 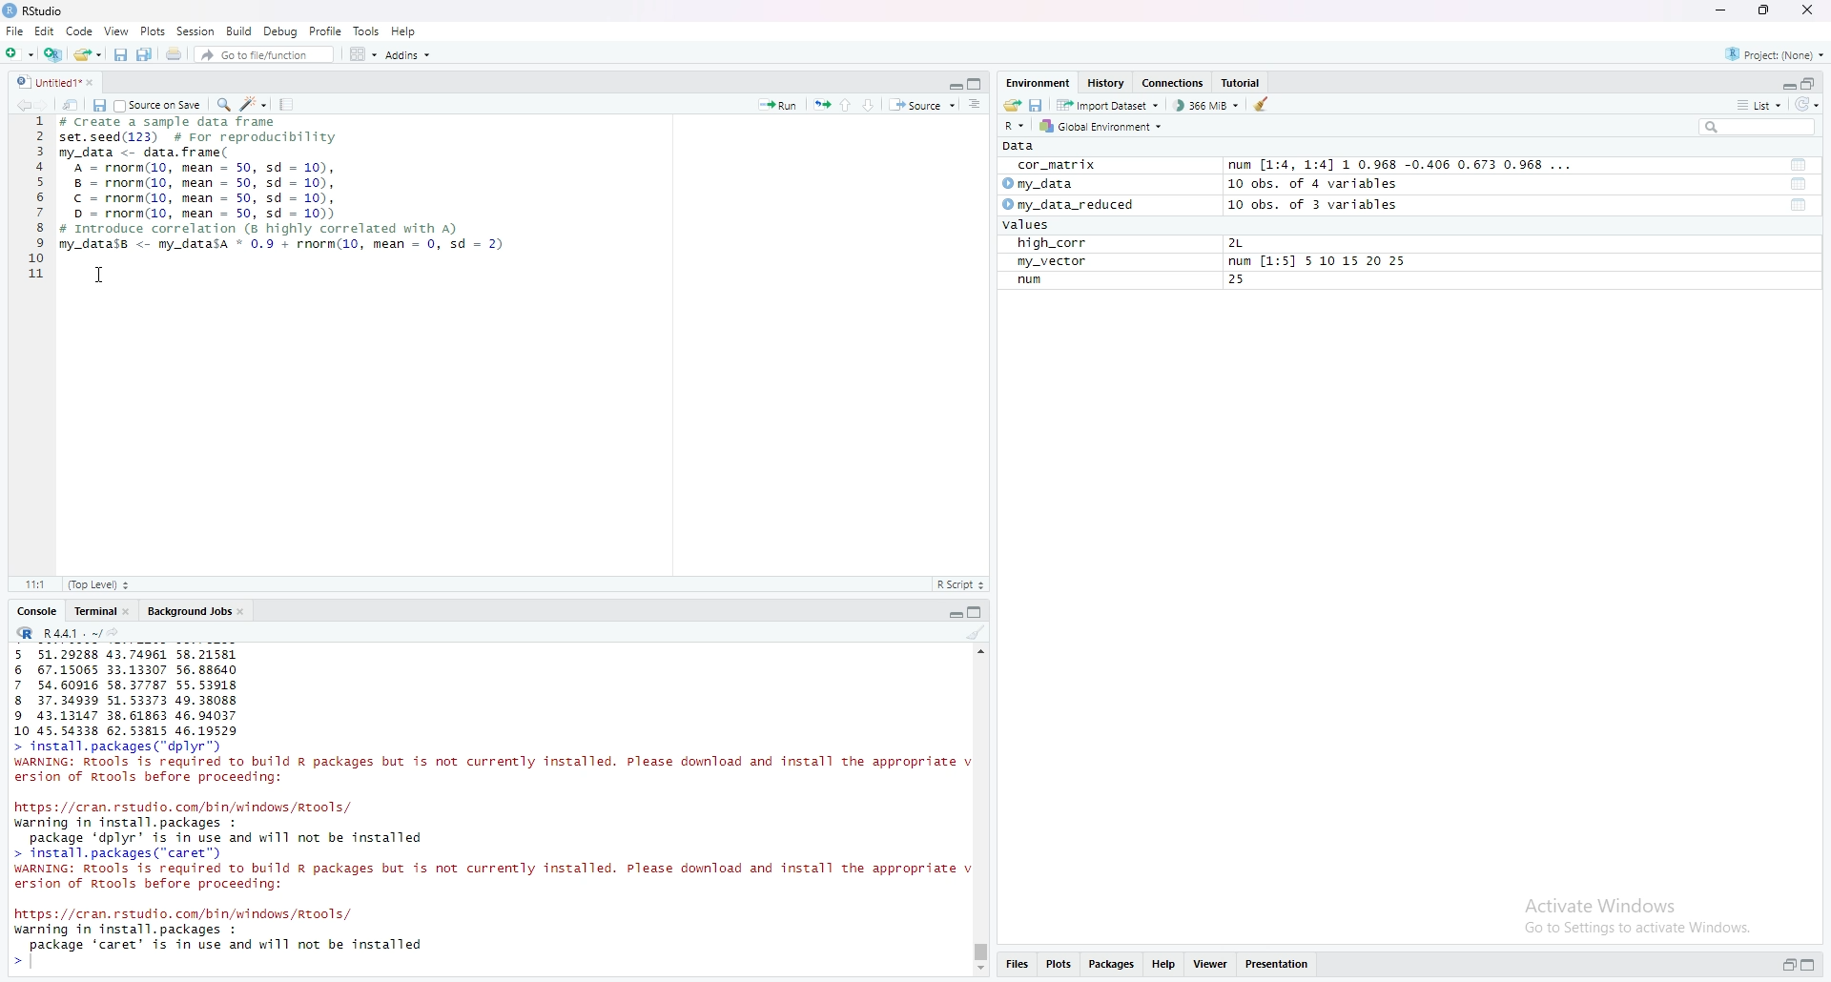 What do you see at coordinates (365, 55) in the screenshot?
I see `Grid` at bounding box center [365, 55].